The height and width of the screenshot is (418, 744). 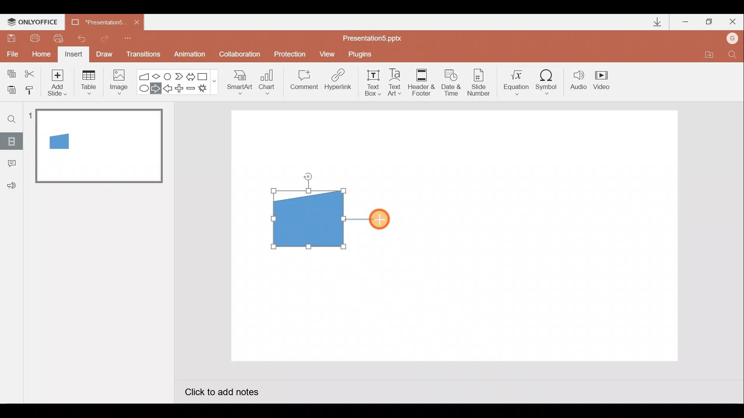 I want to click on Collaboration, so click(x=241, y=55).